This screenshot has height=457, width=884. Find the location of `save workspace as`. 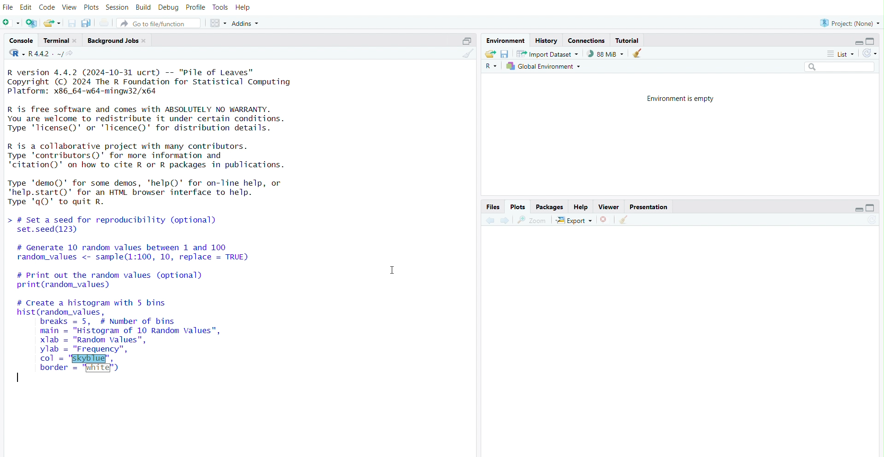

save workspace as is located at coordinates (505, 54).